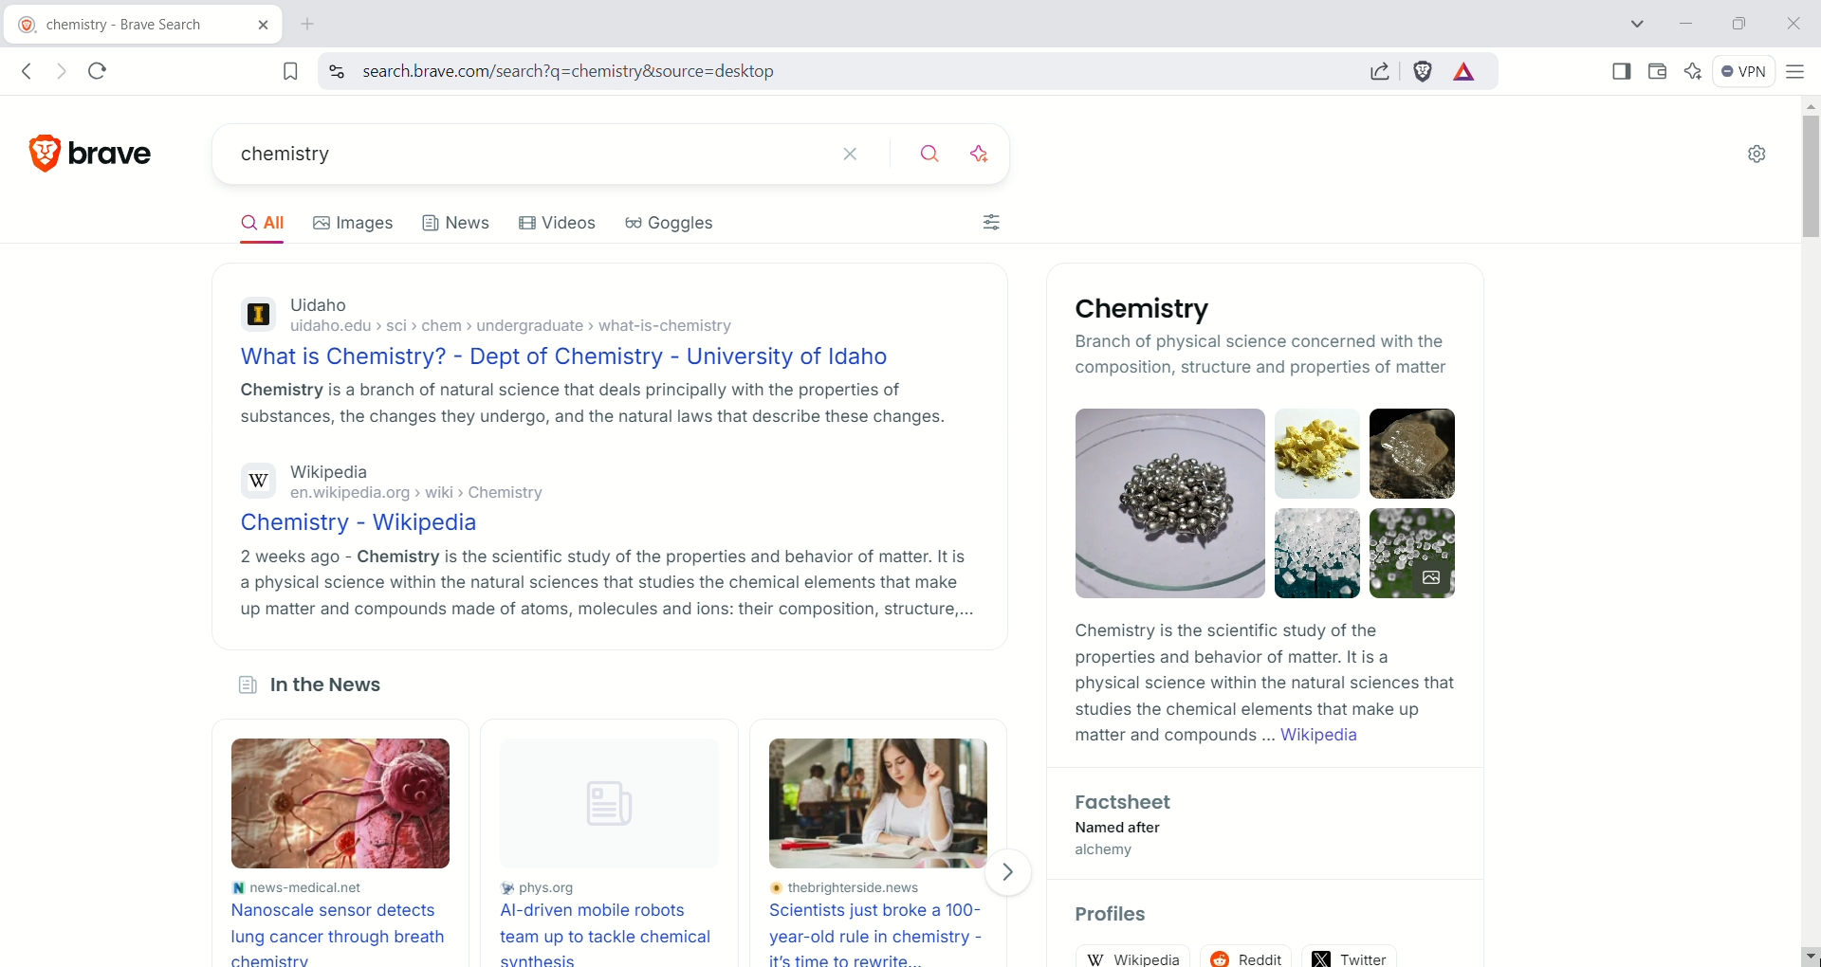  Describe the element at coordinates (1352, 953) in the screenshot. I see `twitter` at that location.